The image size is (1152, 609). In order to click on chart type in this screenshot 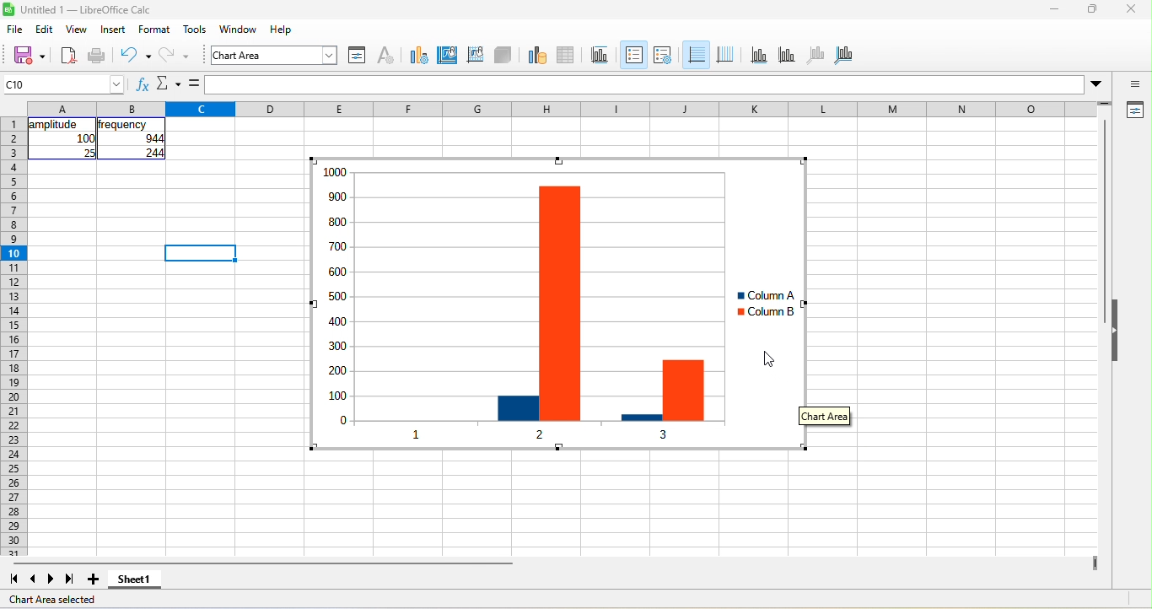, I will do `click(419, 56)`.